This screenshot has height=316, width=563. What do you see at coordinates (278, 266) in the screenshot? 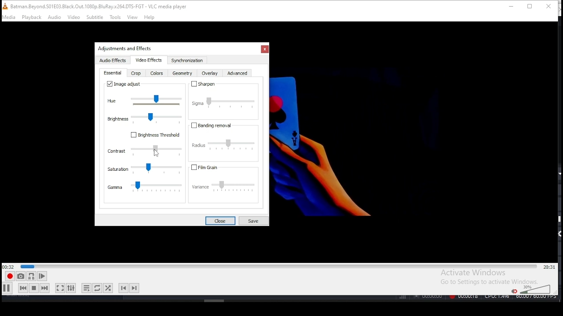
I see `seek bar` at bounding box center [278, 266].